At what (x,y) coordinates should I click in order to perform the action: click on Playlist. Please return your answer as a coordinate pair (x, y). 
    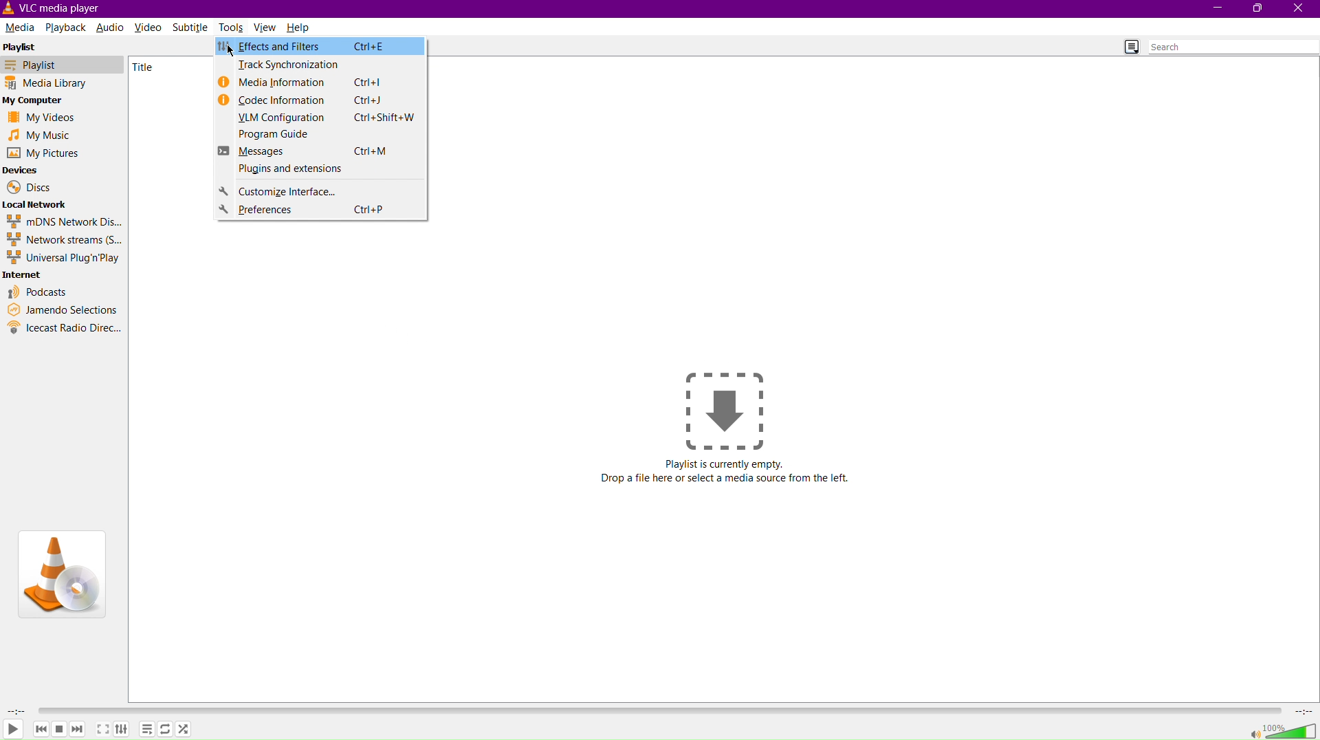
    Looking at the image, I should click on (29, 47).